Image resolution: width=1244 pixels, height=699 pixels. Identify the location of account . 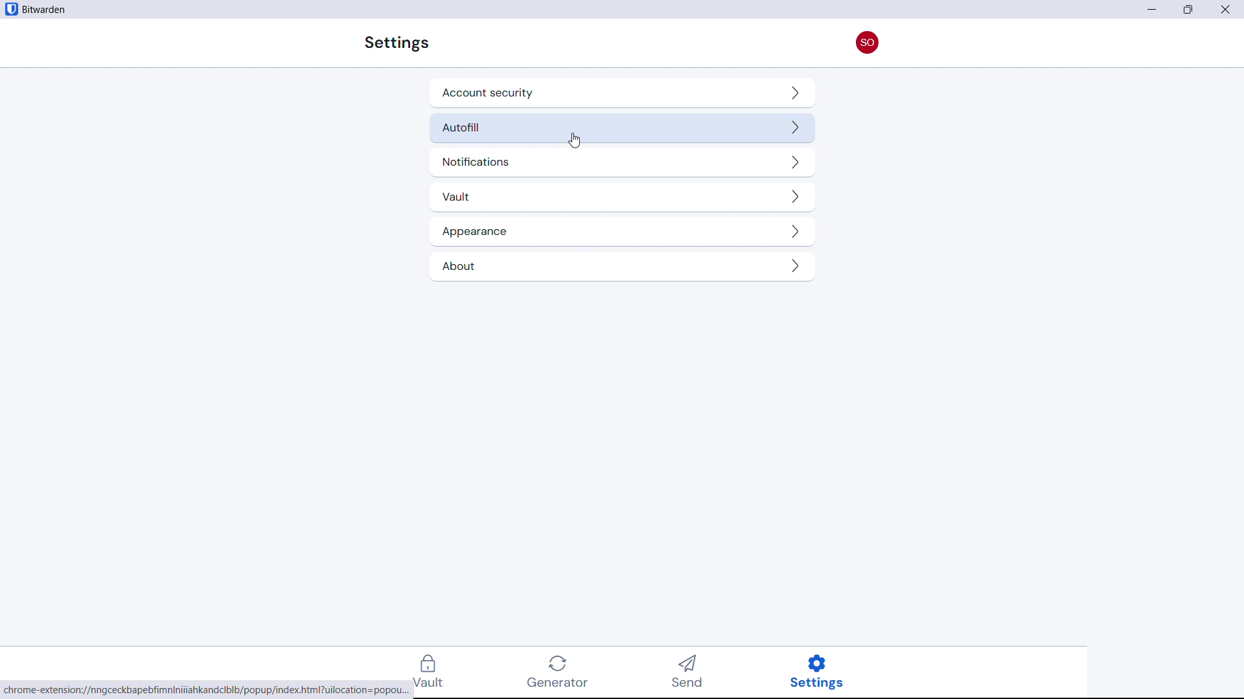
(868, 42).